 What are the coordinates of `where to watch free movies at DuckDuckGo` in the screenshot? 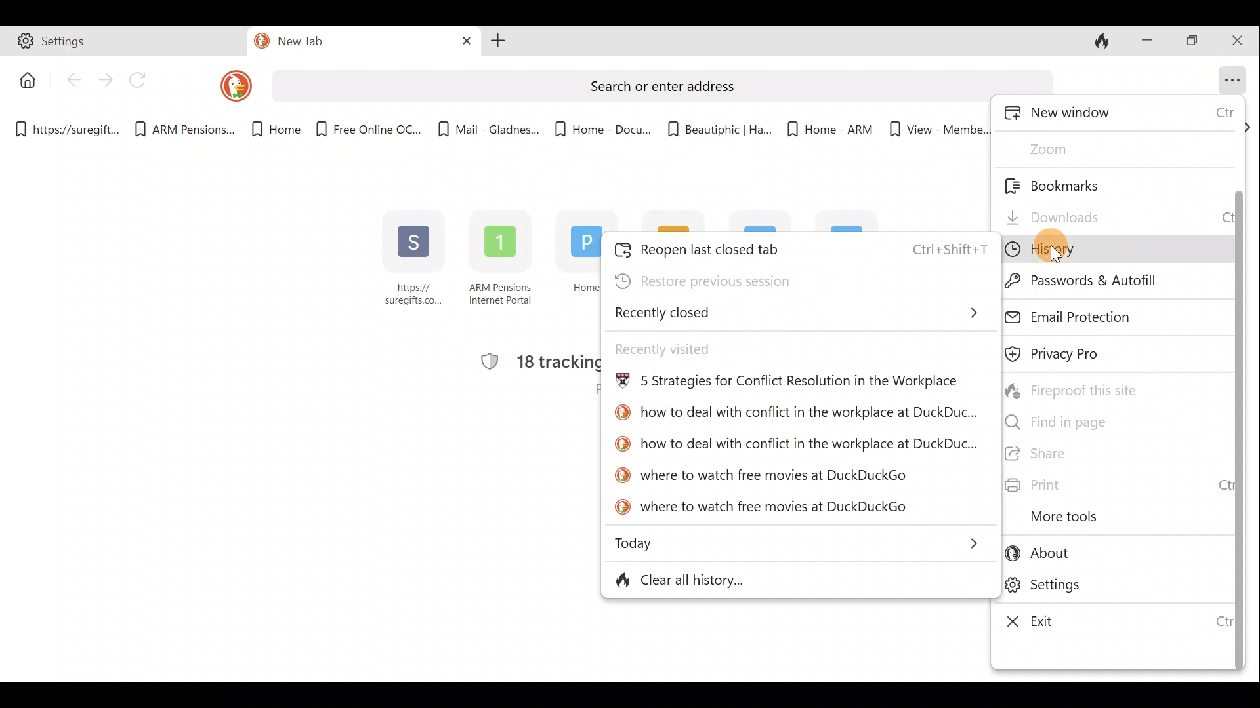 It's located at (763, 508).